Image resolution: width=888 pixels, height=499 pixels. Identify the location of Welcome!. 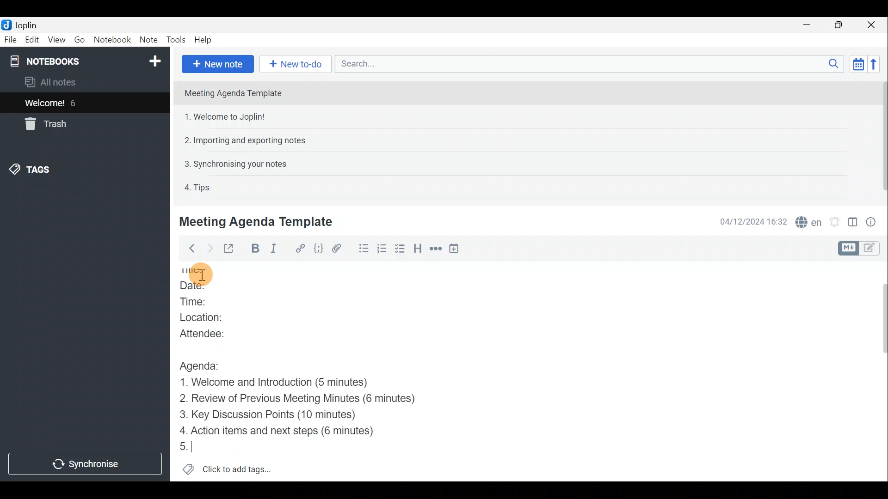
(45, 104).